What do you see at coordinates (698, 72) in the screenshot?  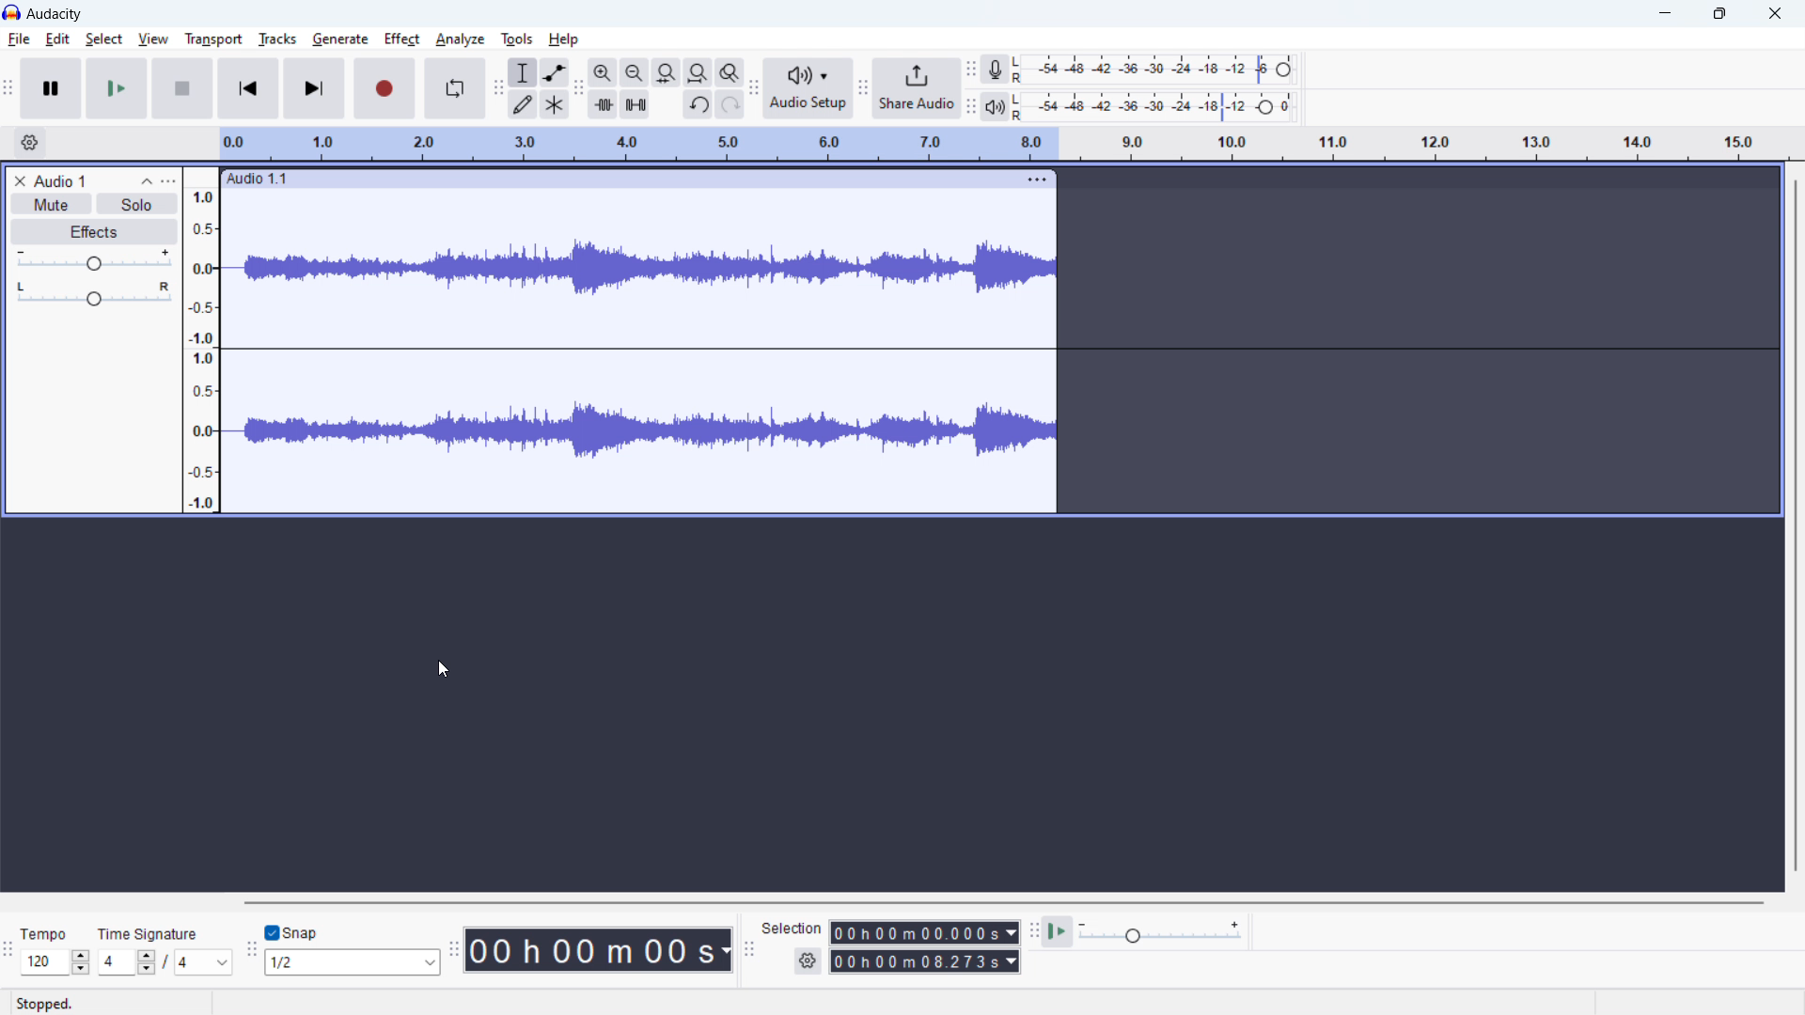 I see `fir project to width` at bounding box center [698, 72].